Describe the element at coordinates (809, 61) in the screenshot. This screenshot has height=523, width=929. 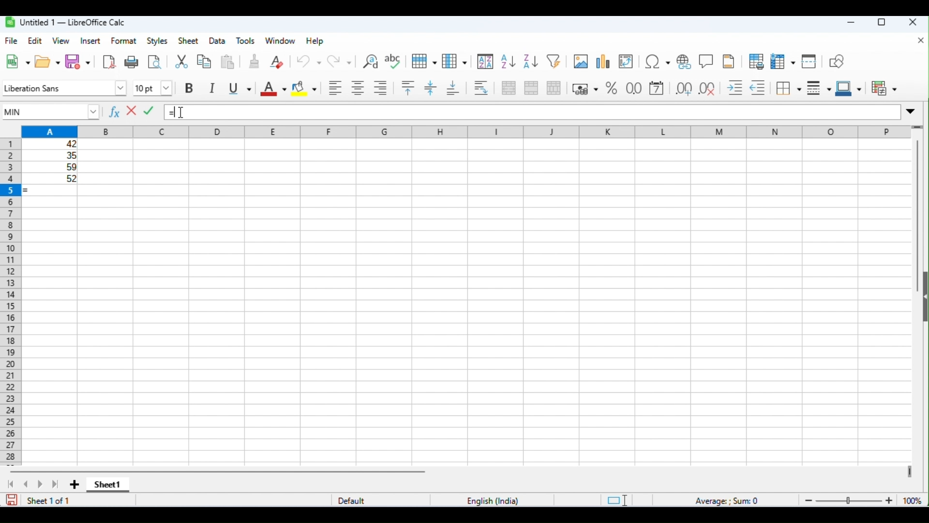
I see `split window` at that location.